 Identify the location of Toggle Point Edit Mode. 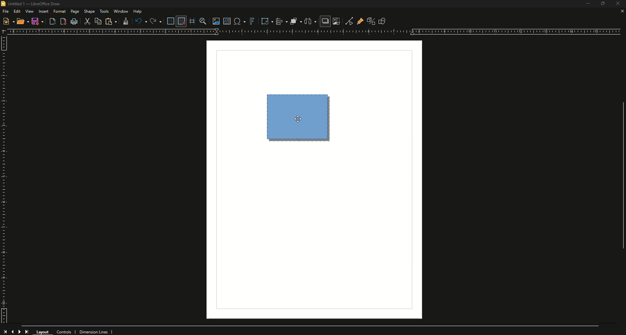
(347, 21).